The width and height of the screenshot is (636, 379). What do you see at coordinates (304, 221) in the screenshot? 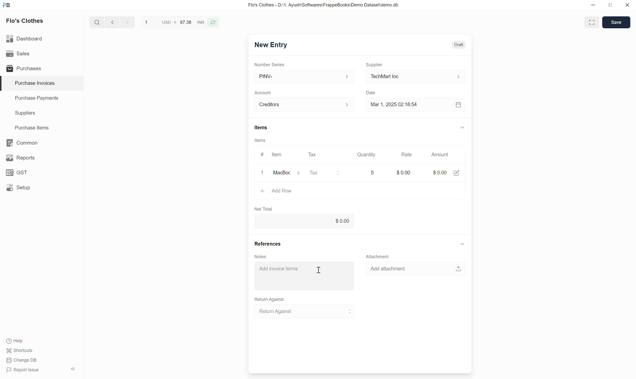
I see `0.00` at bounding box center [304, 221].